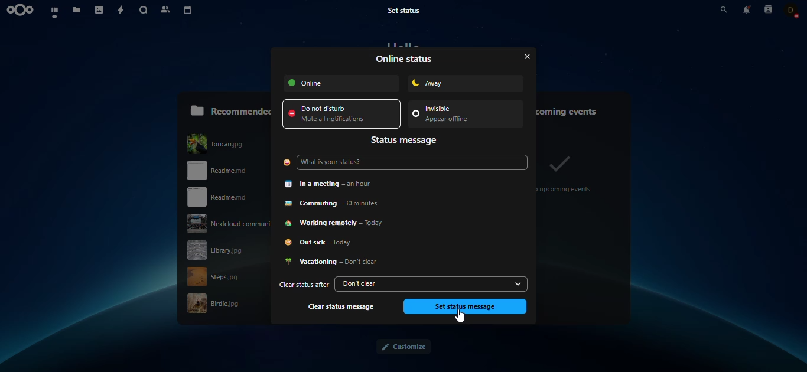  Describe the element at coordinates (406, 141) in the screenshot. I see `status message` at that location.